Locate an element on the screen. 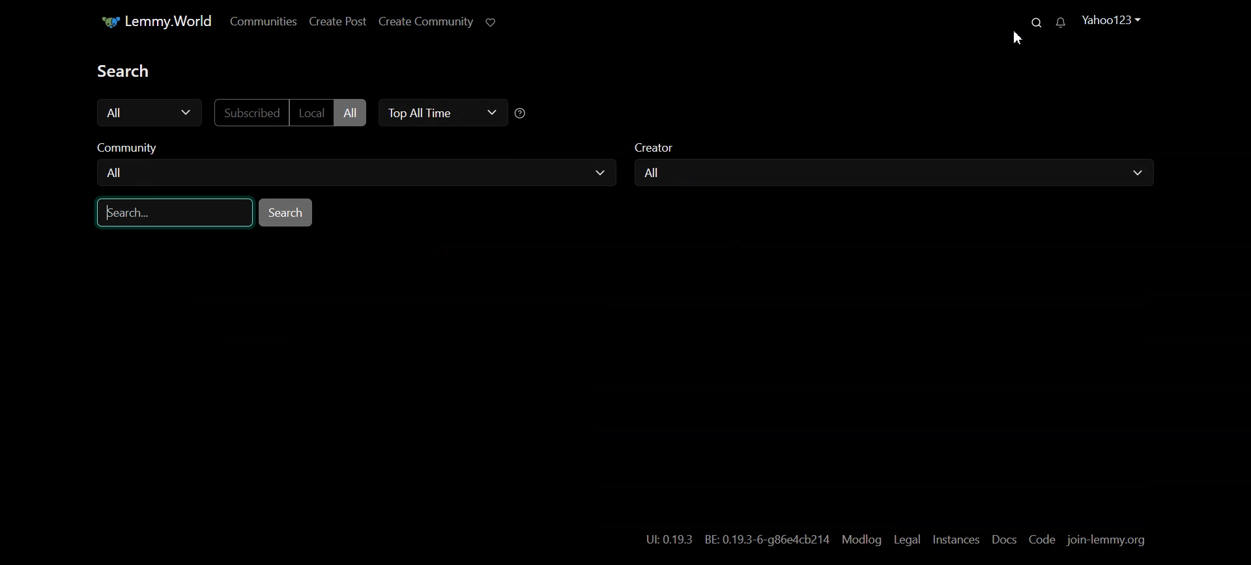  Legal is located at coordinates (906, 538).